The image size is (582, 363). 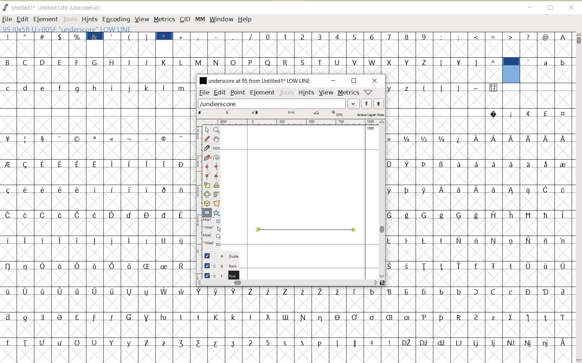 I want to click on draw a freehand curve, so click(x=207, y=139).